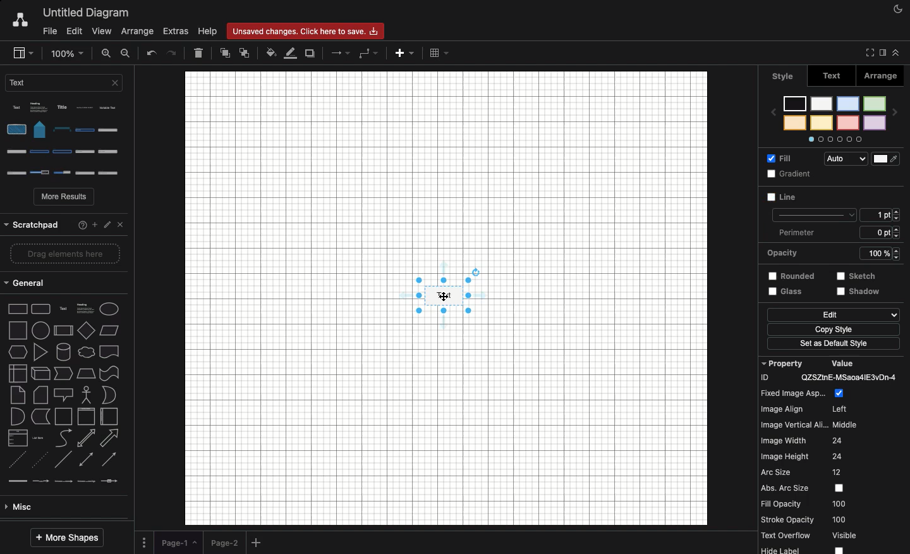 The width and height of the screenshot is (910, 554). What do you see at coordinates (73, 30) in the screenshot?
I see `Edit` at bounding box center [73, 30].